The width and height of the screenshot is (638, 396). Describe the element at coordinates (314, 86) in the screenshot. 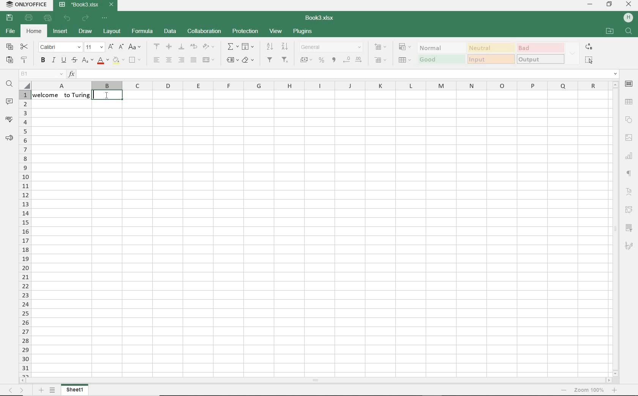

I see `columns` at that location.